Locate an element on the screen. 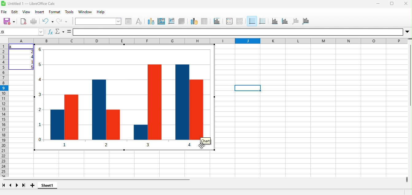 This screenshot has width=412, height=195. redo is located at coordinates (63, 22).